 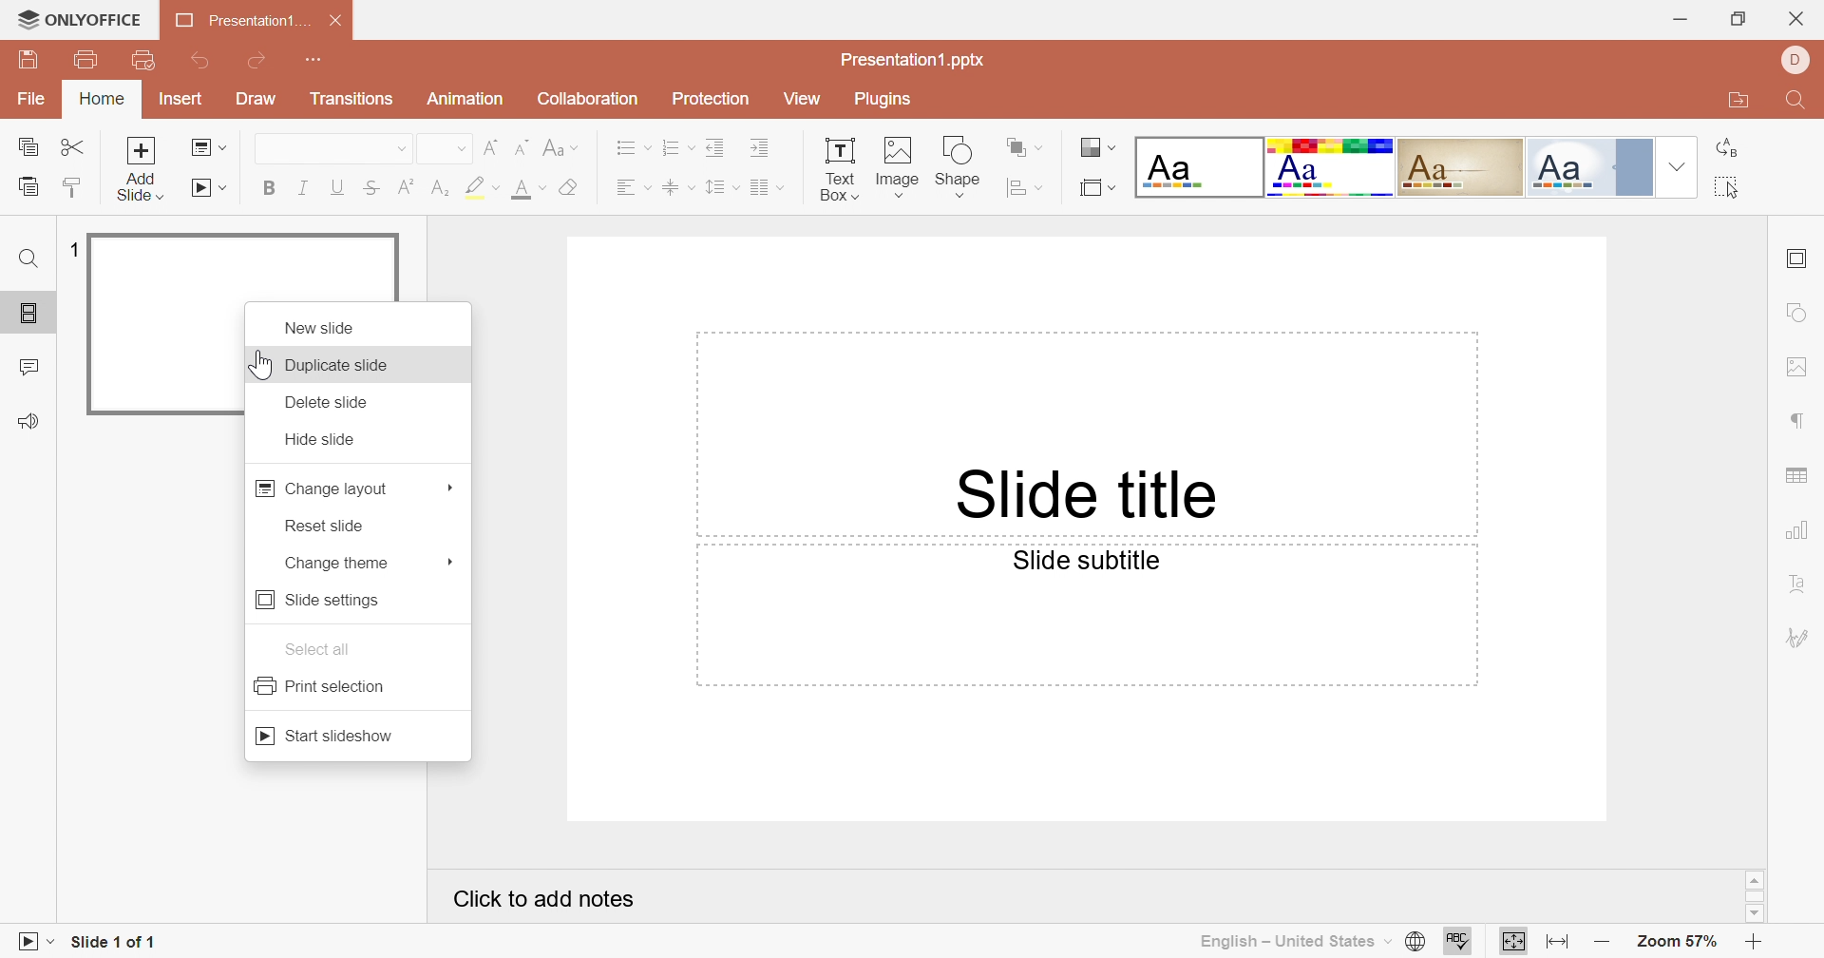 What do you see at coordinates (721, 144) in the screenshot?
I see `Decrease indent` at bounding box center [721, 144].